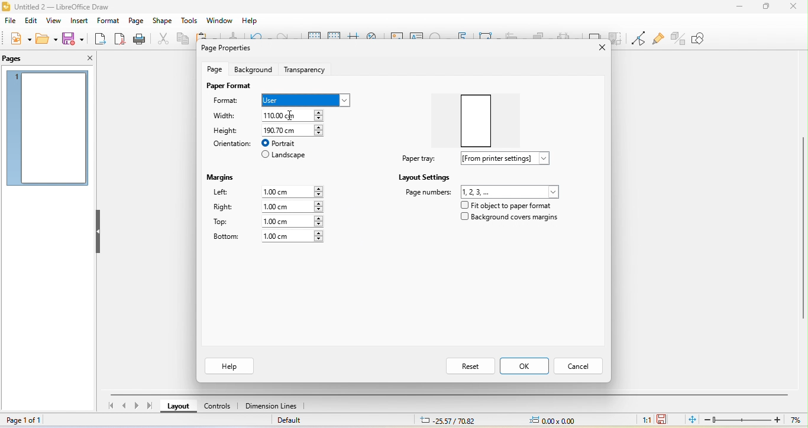 Image resolution: width=808 pixels, height=428 pixels. I want to click on first page, so click(109, 407).